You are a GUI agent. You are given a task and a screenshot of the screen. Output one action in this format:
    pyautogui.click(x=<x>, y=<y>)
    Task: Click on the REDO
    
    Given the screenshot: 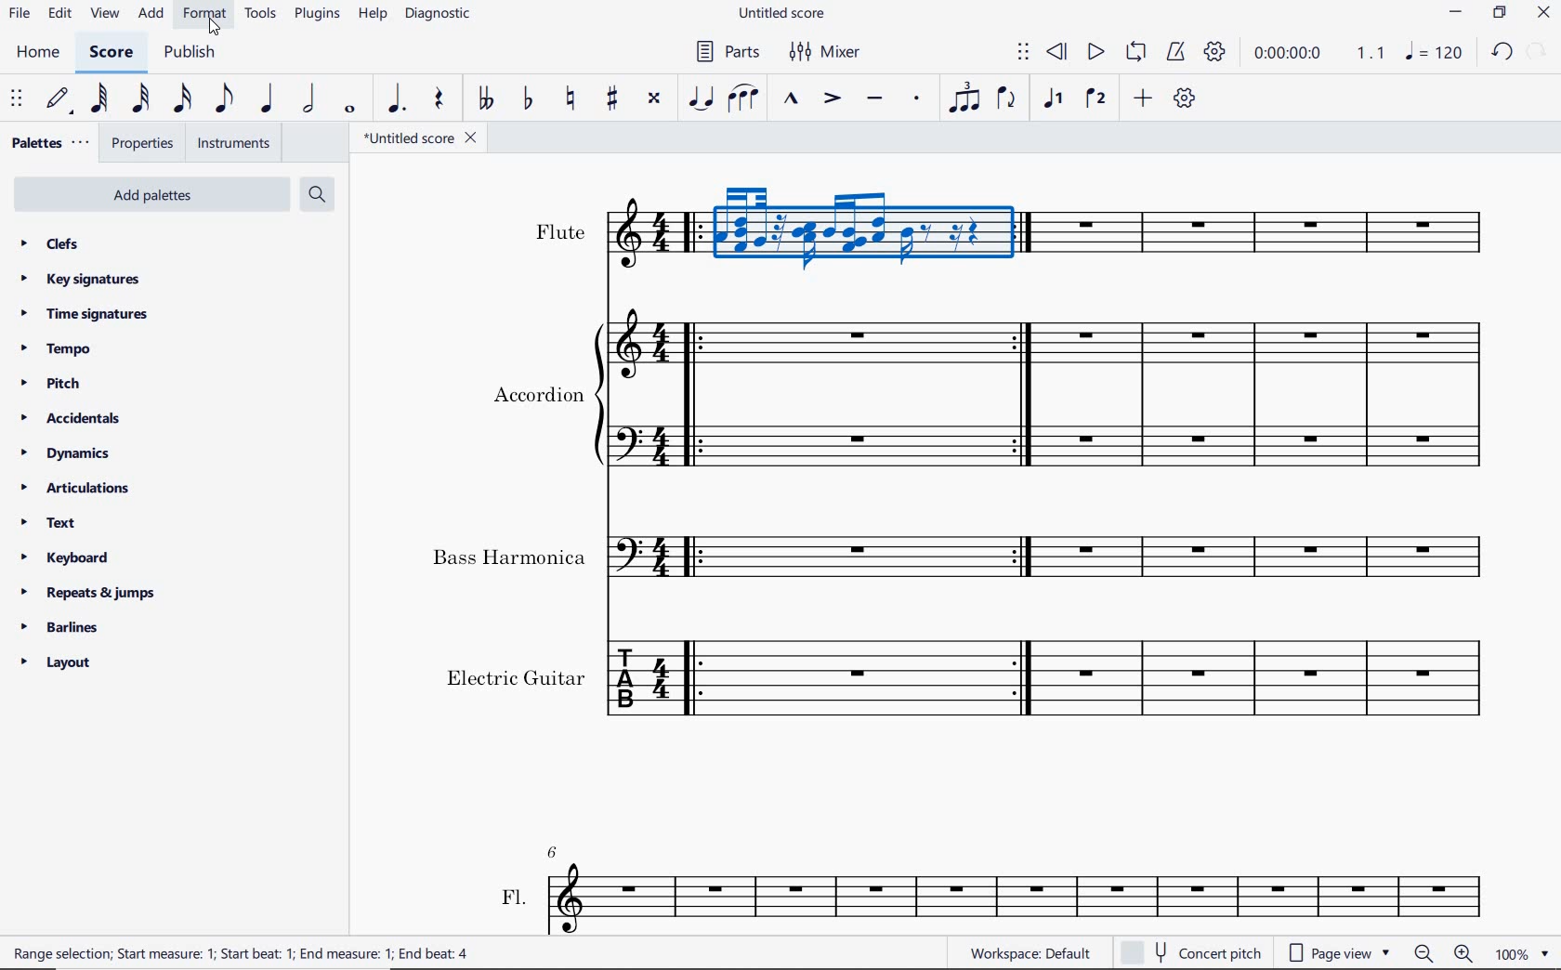 What is the action you would take?
    pyautogui.click(x=1538, y=52)
    